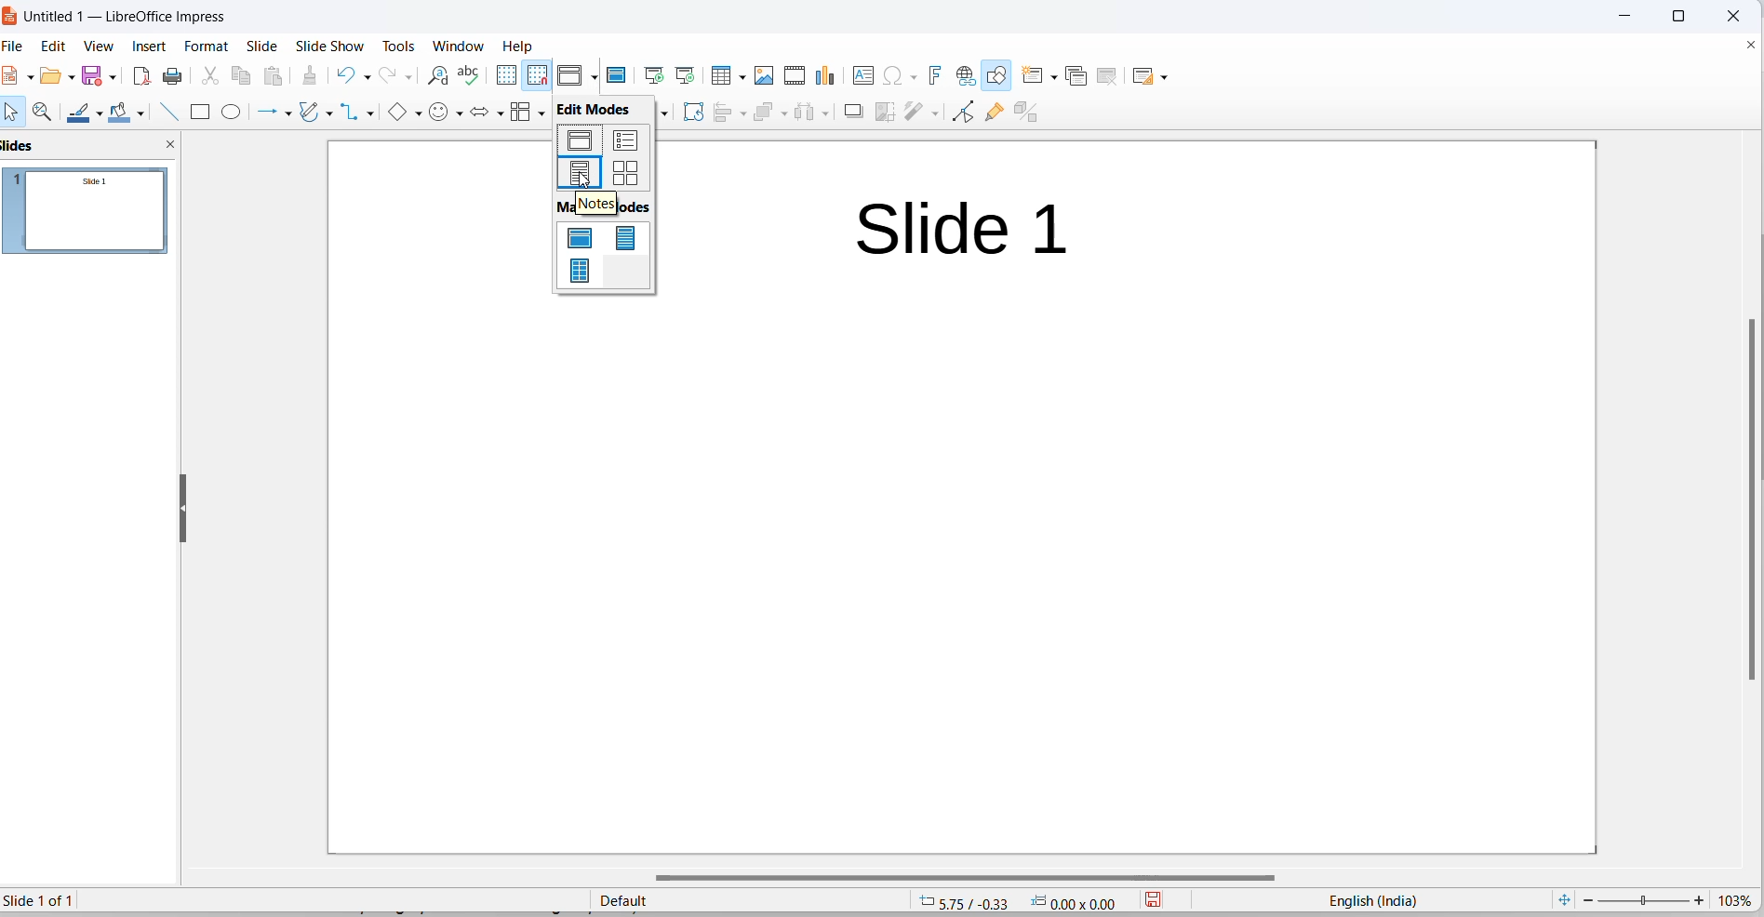 The height and width of the screenshot is (917, 1764). Describe the element at coordinates (19, 48) in the screenshot. I see `file` at that location.